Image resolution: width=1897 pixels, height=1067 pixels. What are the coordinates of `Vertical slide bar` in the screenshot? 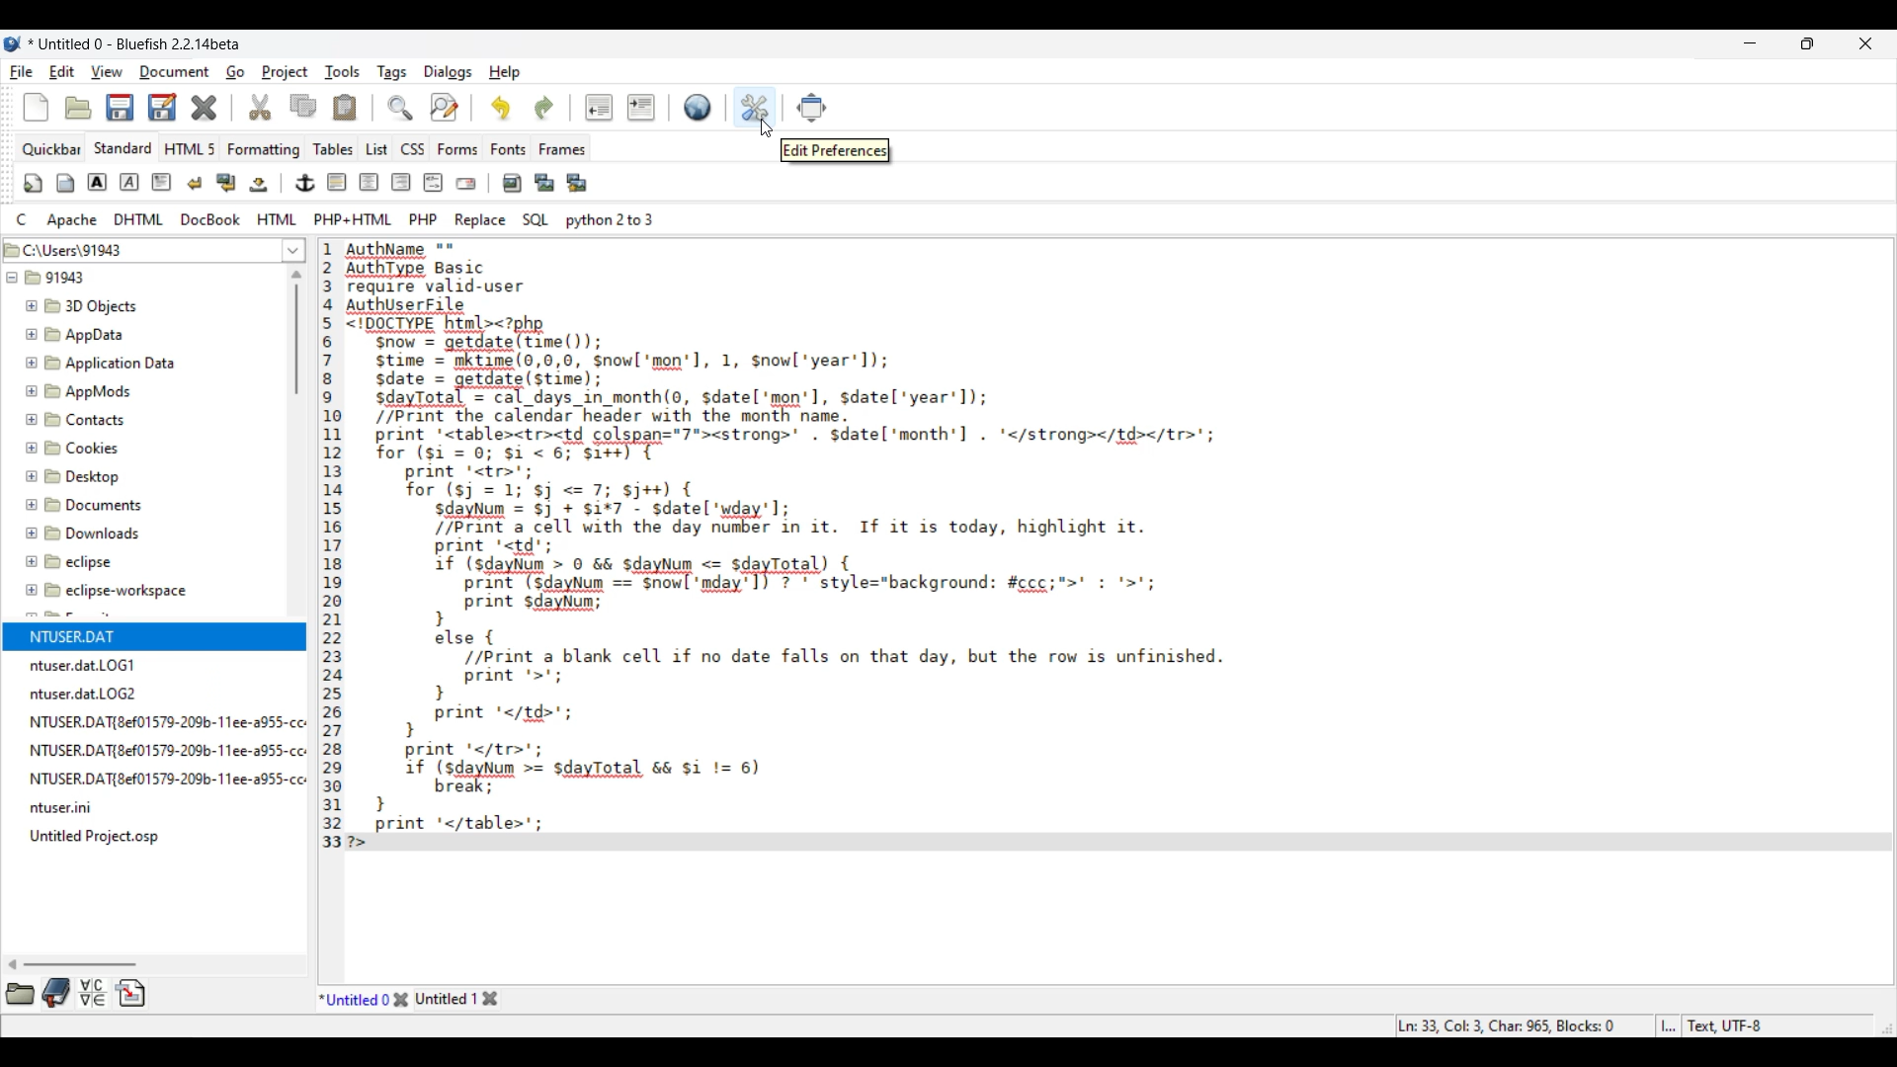 It's located at (296, 332).